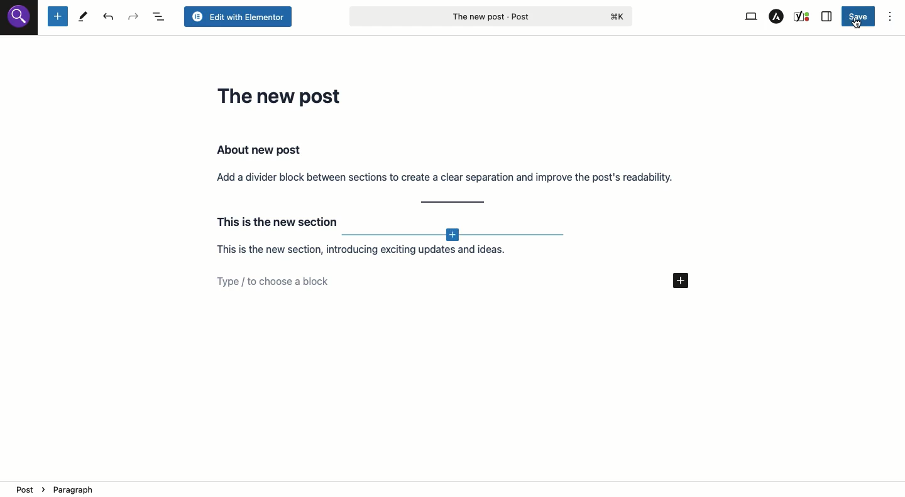 This screenshot has width=905, height=497. Describe the element at coordinates (803, 16) in the screenshot. I see `Yoast` at that location.